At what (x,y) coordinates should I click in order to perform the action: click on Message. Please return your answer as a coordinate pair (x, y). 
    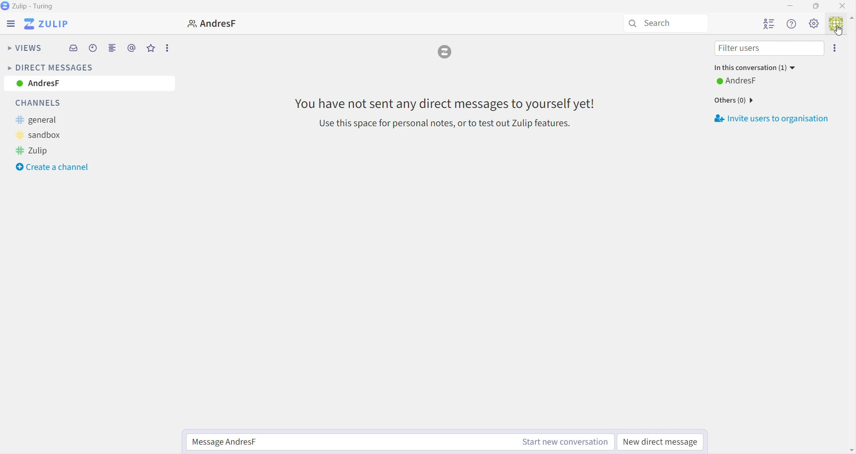
    Looking at the image, I should click on (445, 112).